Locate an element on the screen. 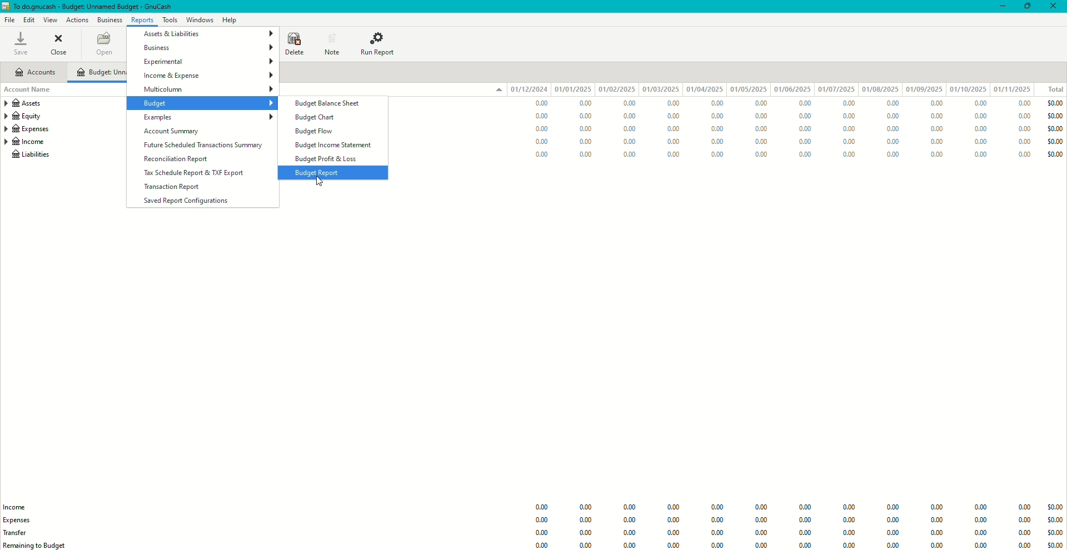 The image size is (1067, 550). 0.00 is located at coordinates (632, 533).